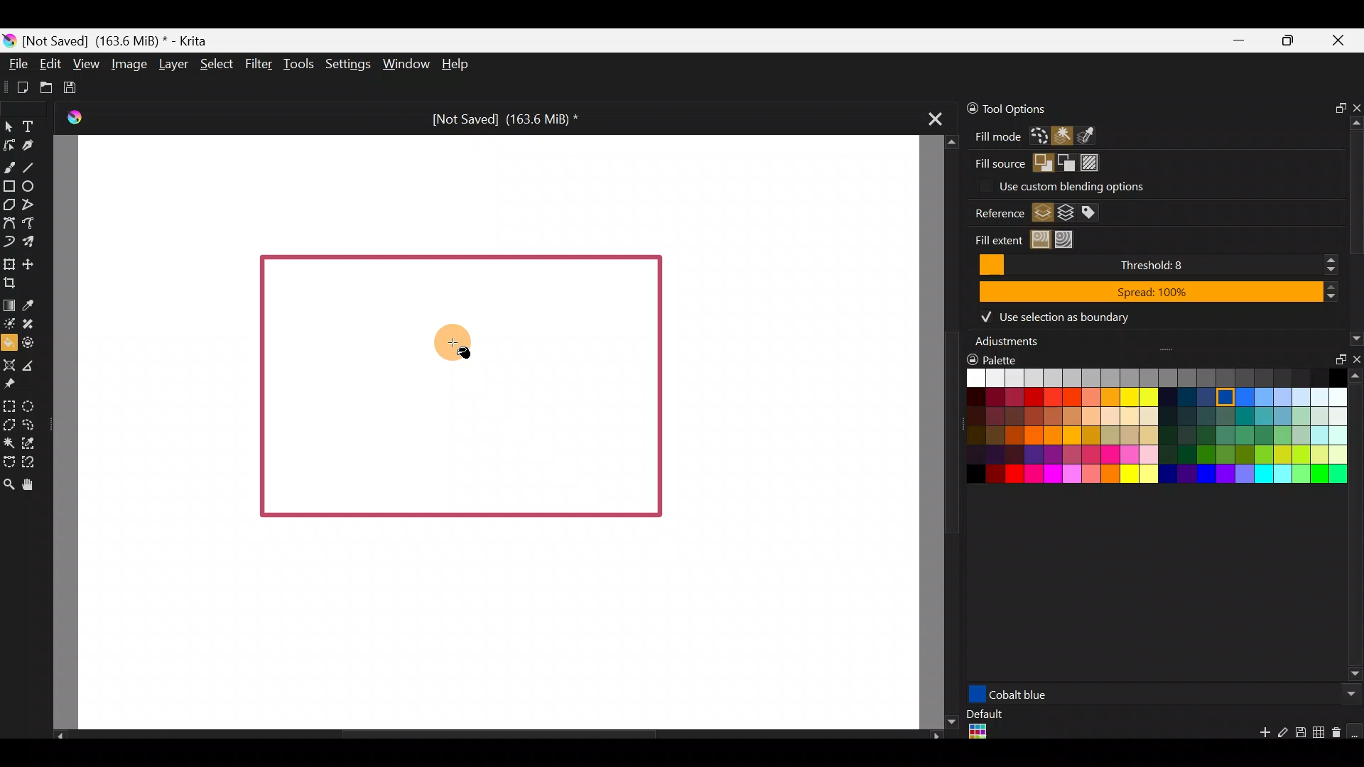 Image resolution: width=1364 pixels, height=767 pixels. Describe the element at coordinates (1339, 737) in the screenshot. I see `Remove swatch/group` at that location.